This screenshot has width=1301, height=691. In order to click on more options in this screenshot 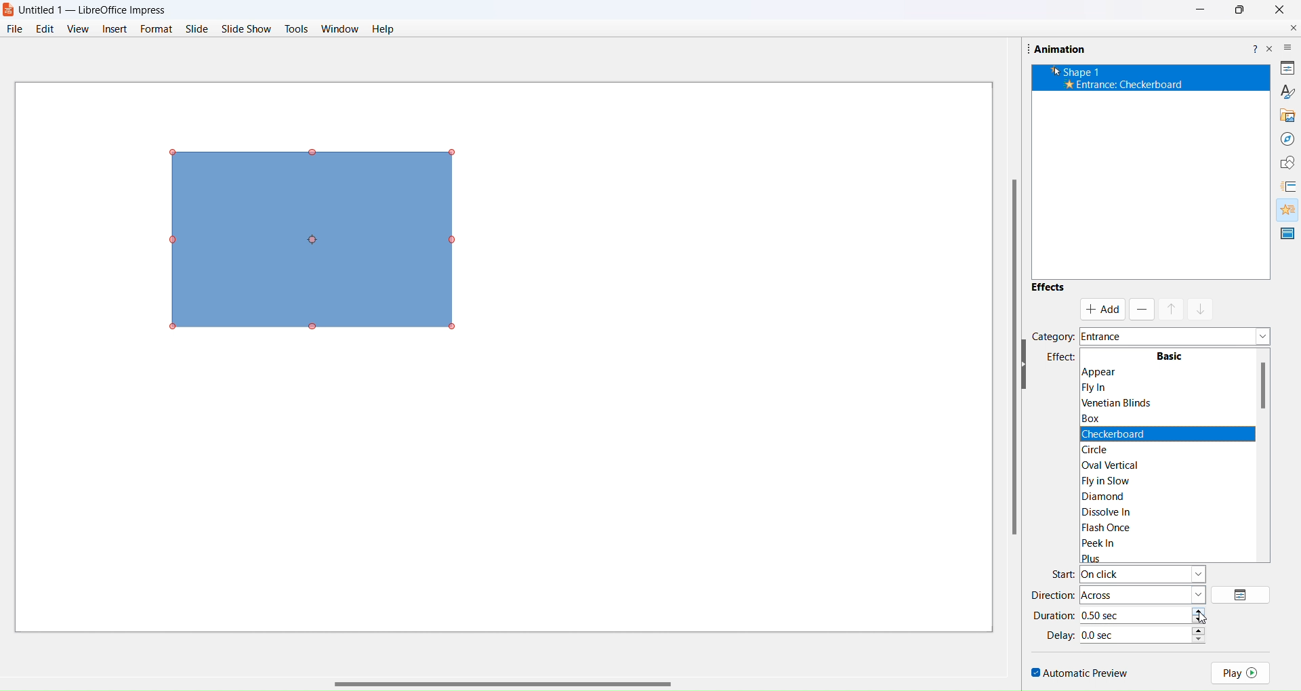, I will do `click(1288, 47)`.